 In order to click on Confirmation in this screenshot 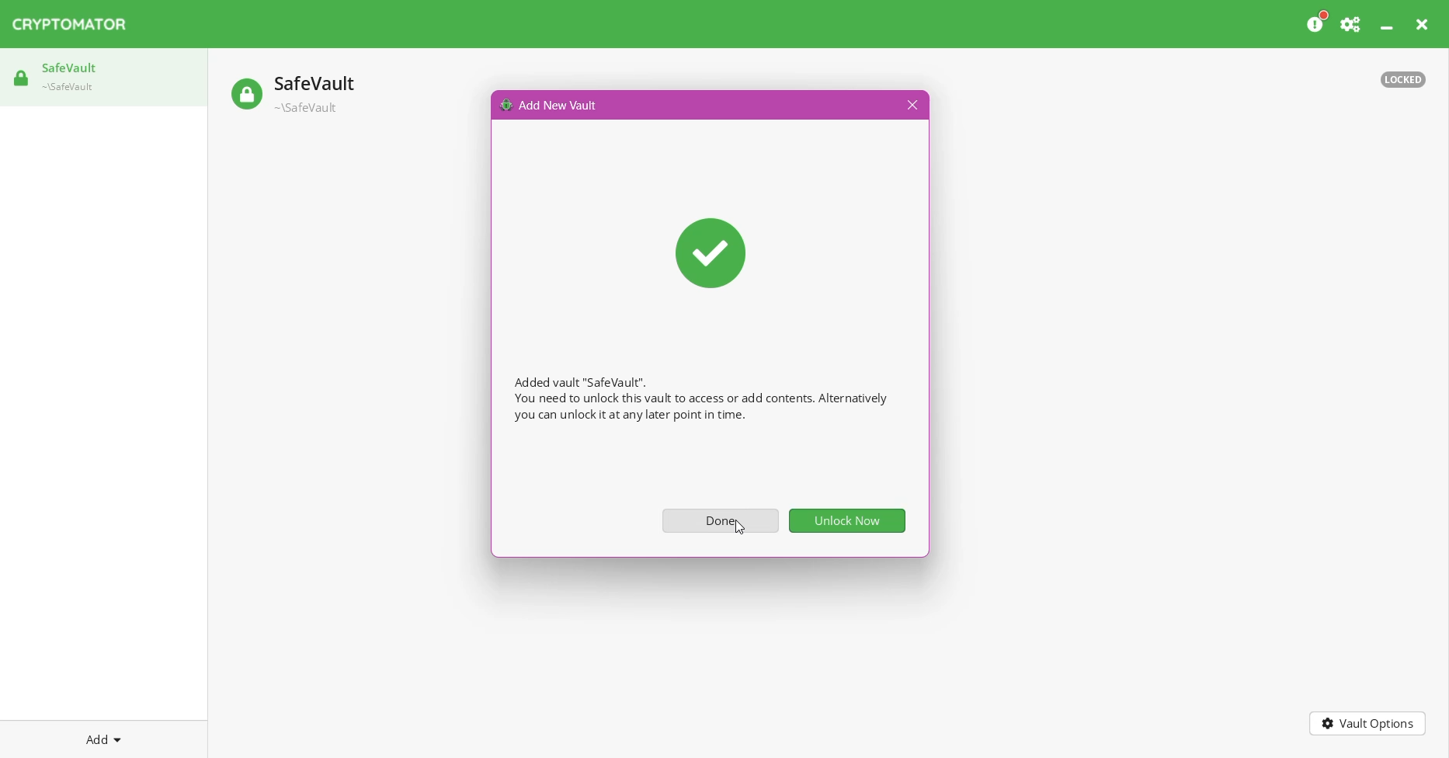, I will do `click(712, 253)`.